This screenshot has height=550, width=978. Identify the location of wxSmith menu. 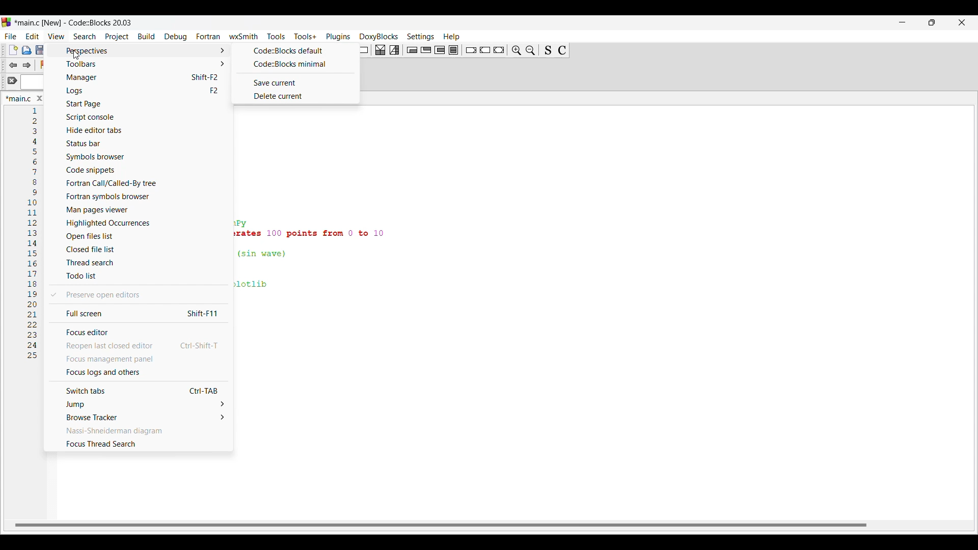
(244, 36).